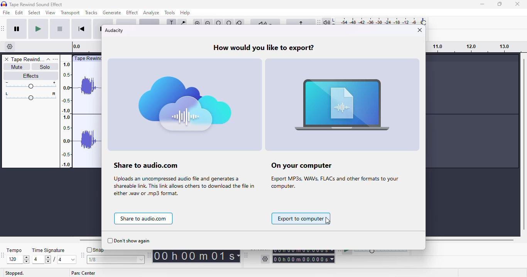  What do you see at coordinates (114, 30) in the screenshot?
I see `audacity` at bounding box center [114, 30].